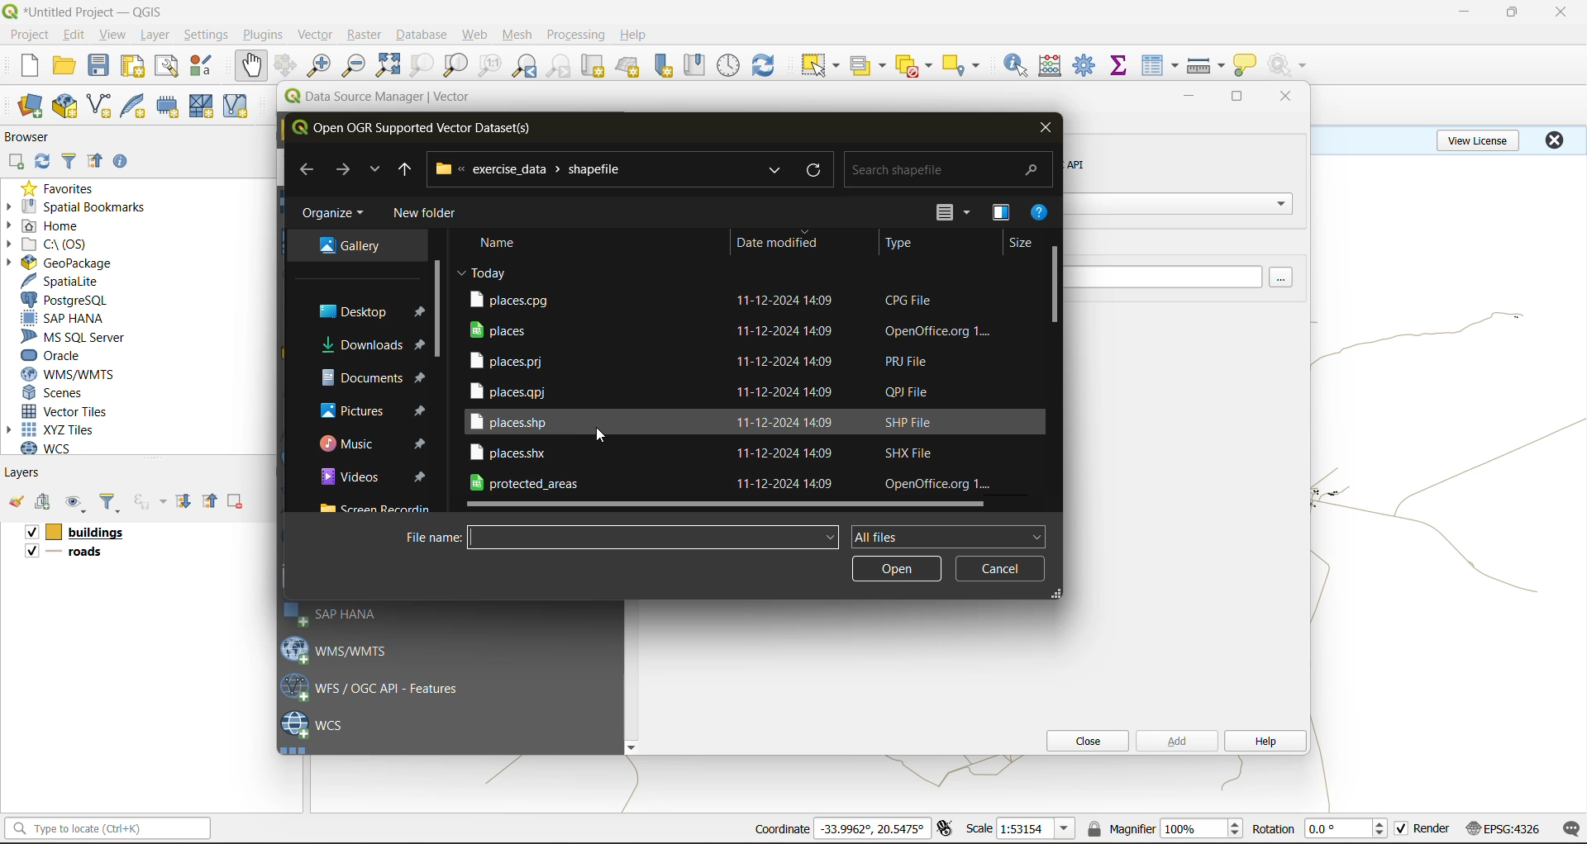  What do you see at coordinates (1402, 829) in the screenshot?
I see `checkbox` at bounding box center [1402, 829].